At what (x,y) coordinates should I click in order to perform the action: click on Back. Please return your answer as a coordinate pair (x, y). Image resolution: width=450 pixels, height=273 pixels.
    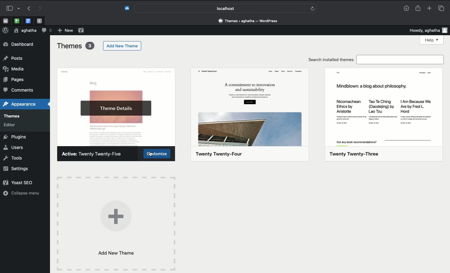
    Looking at the image, I should click on (29, 9).